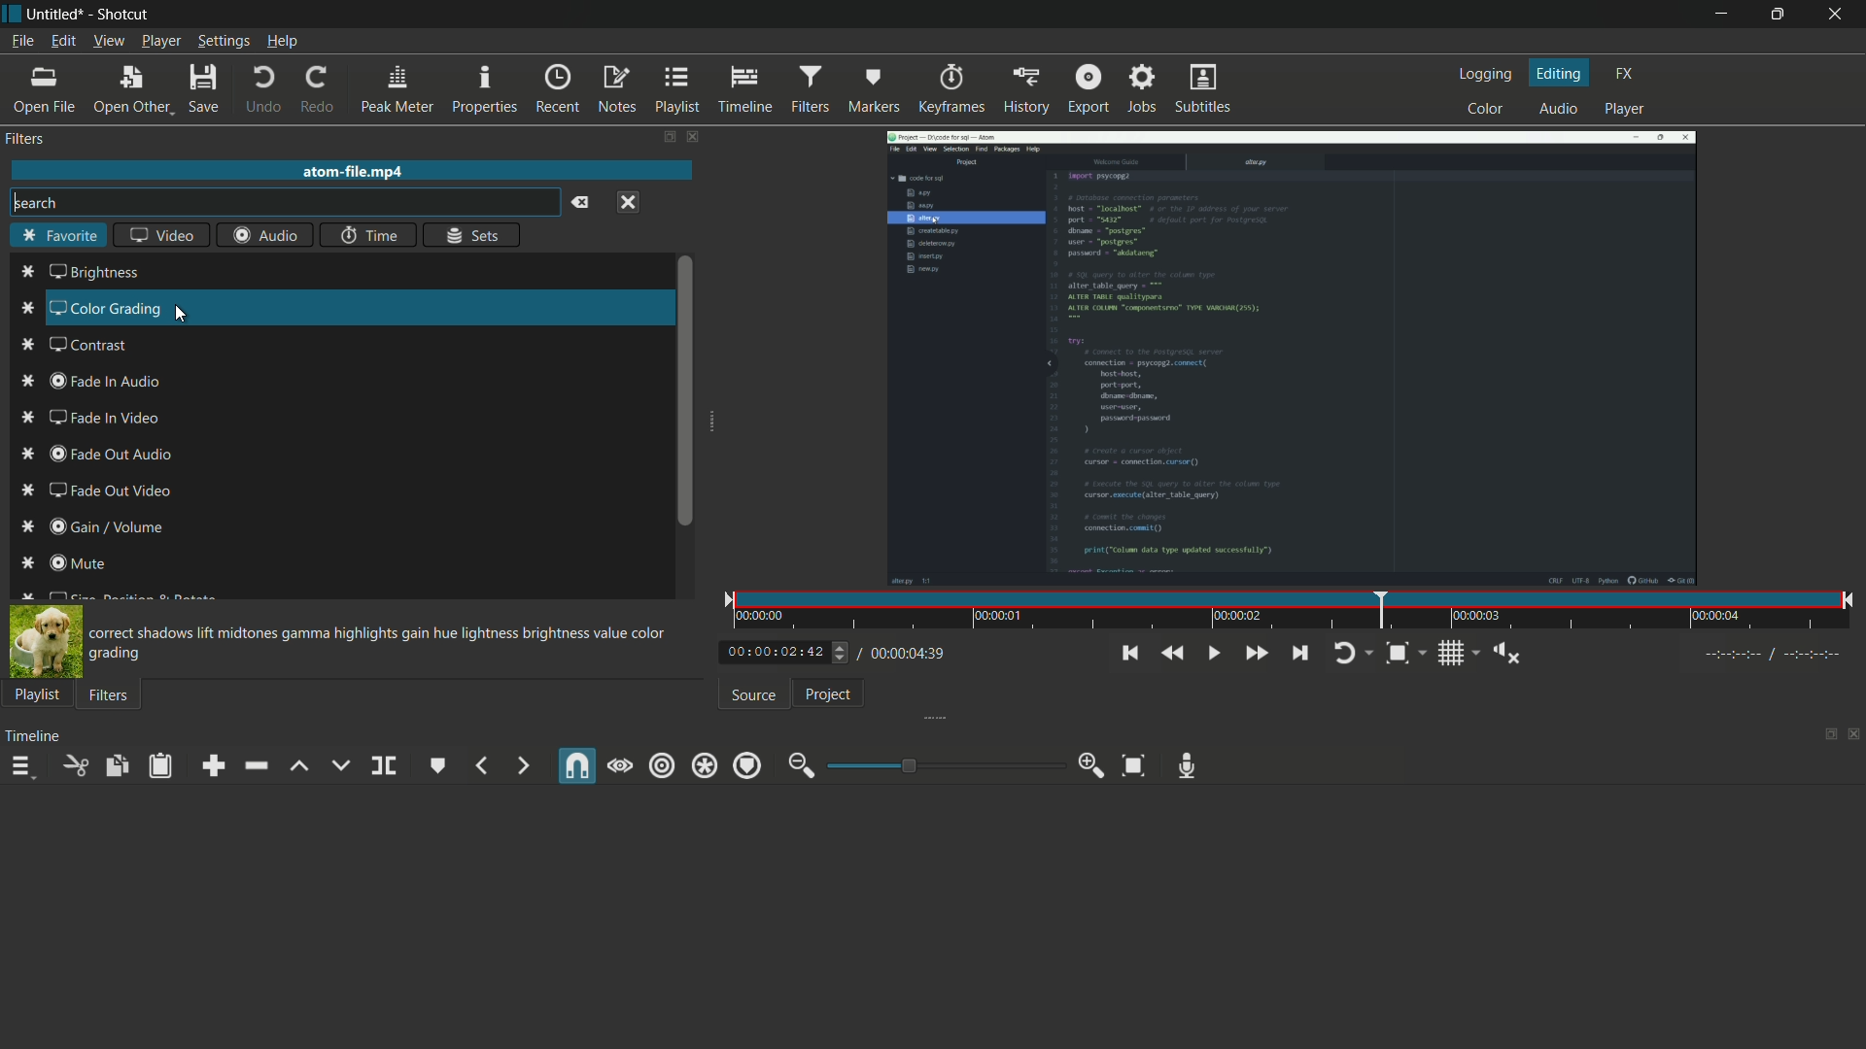 This screenshot has width=1866, height=1049. What do you see at coordinates (631, 202) in the screenshot?
I see `close menu` at bounding box center [631, 202].